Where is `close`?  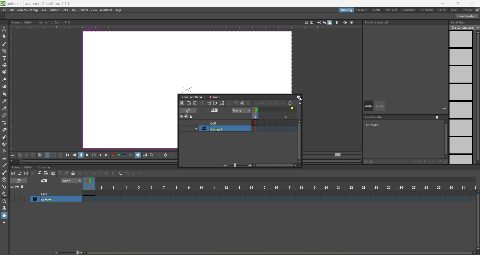
close is located at coordinates (474, 3).